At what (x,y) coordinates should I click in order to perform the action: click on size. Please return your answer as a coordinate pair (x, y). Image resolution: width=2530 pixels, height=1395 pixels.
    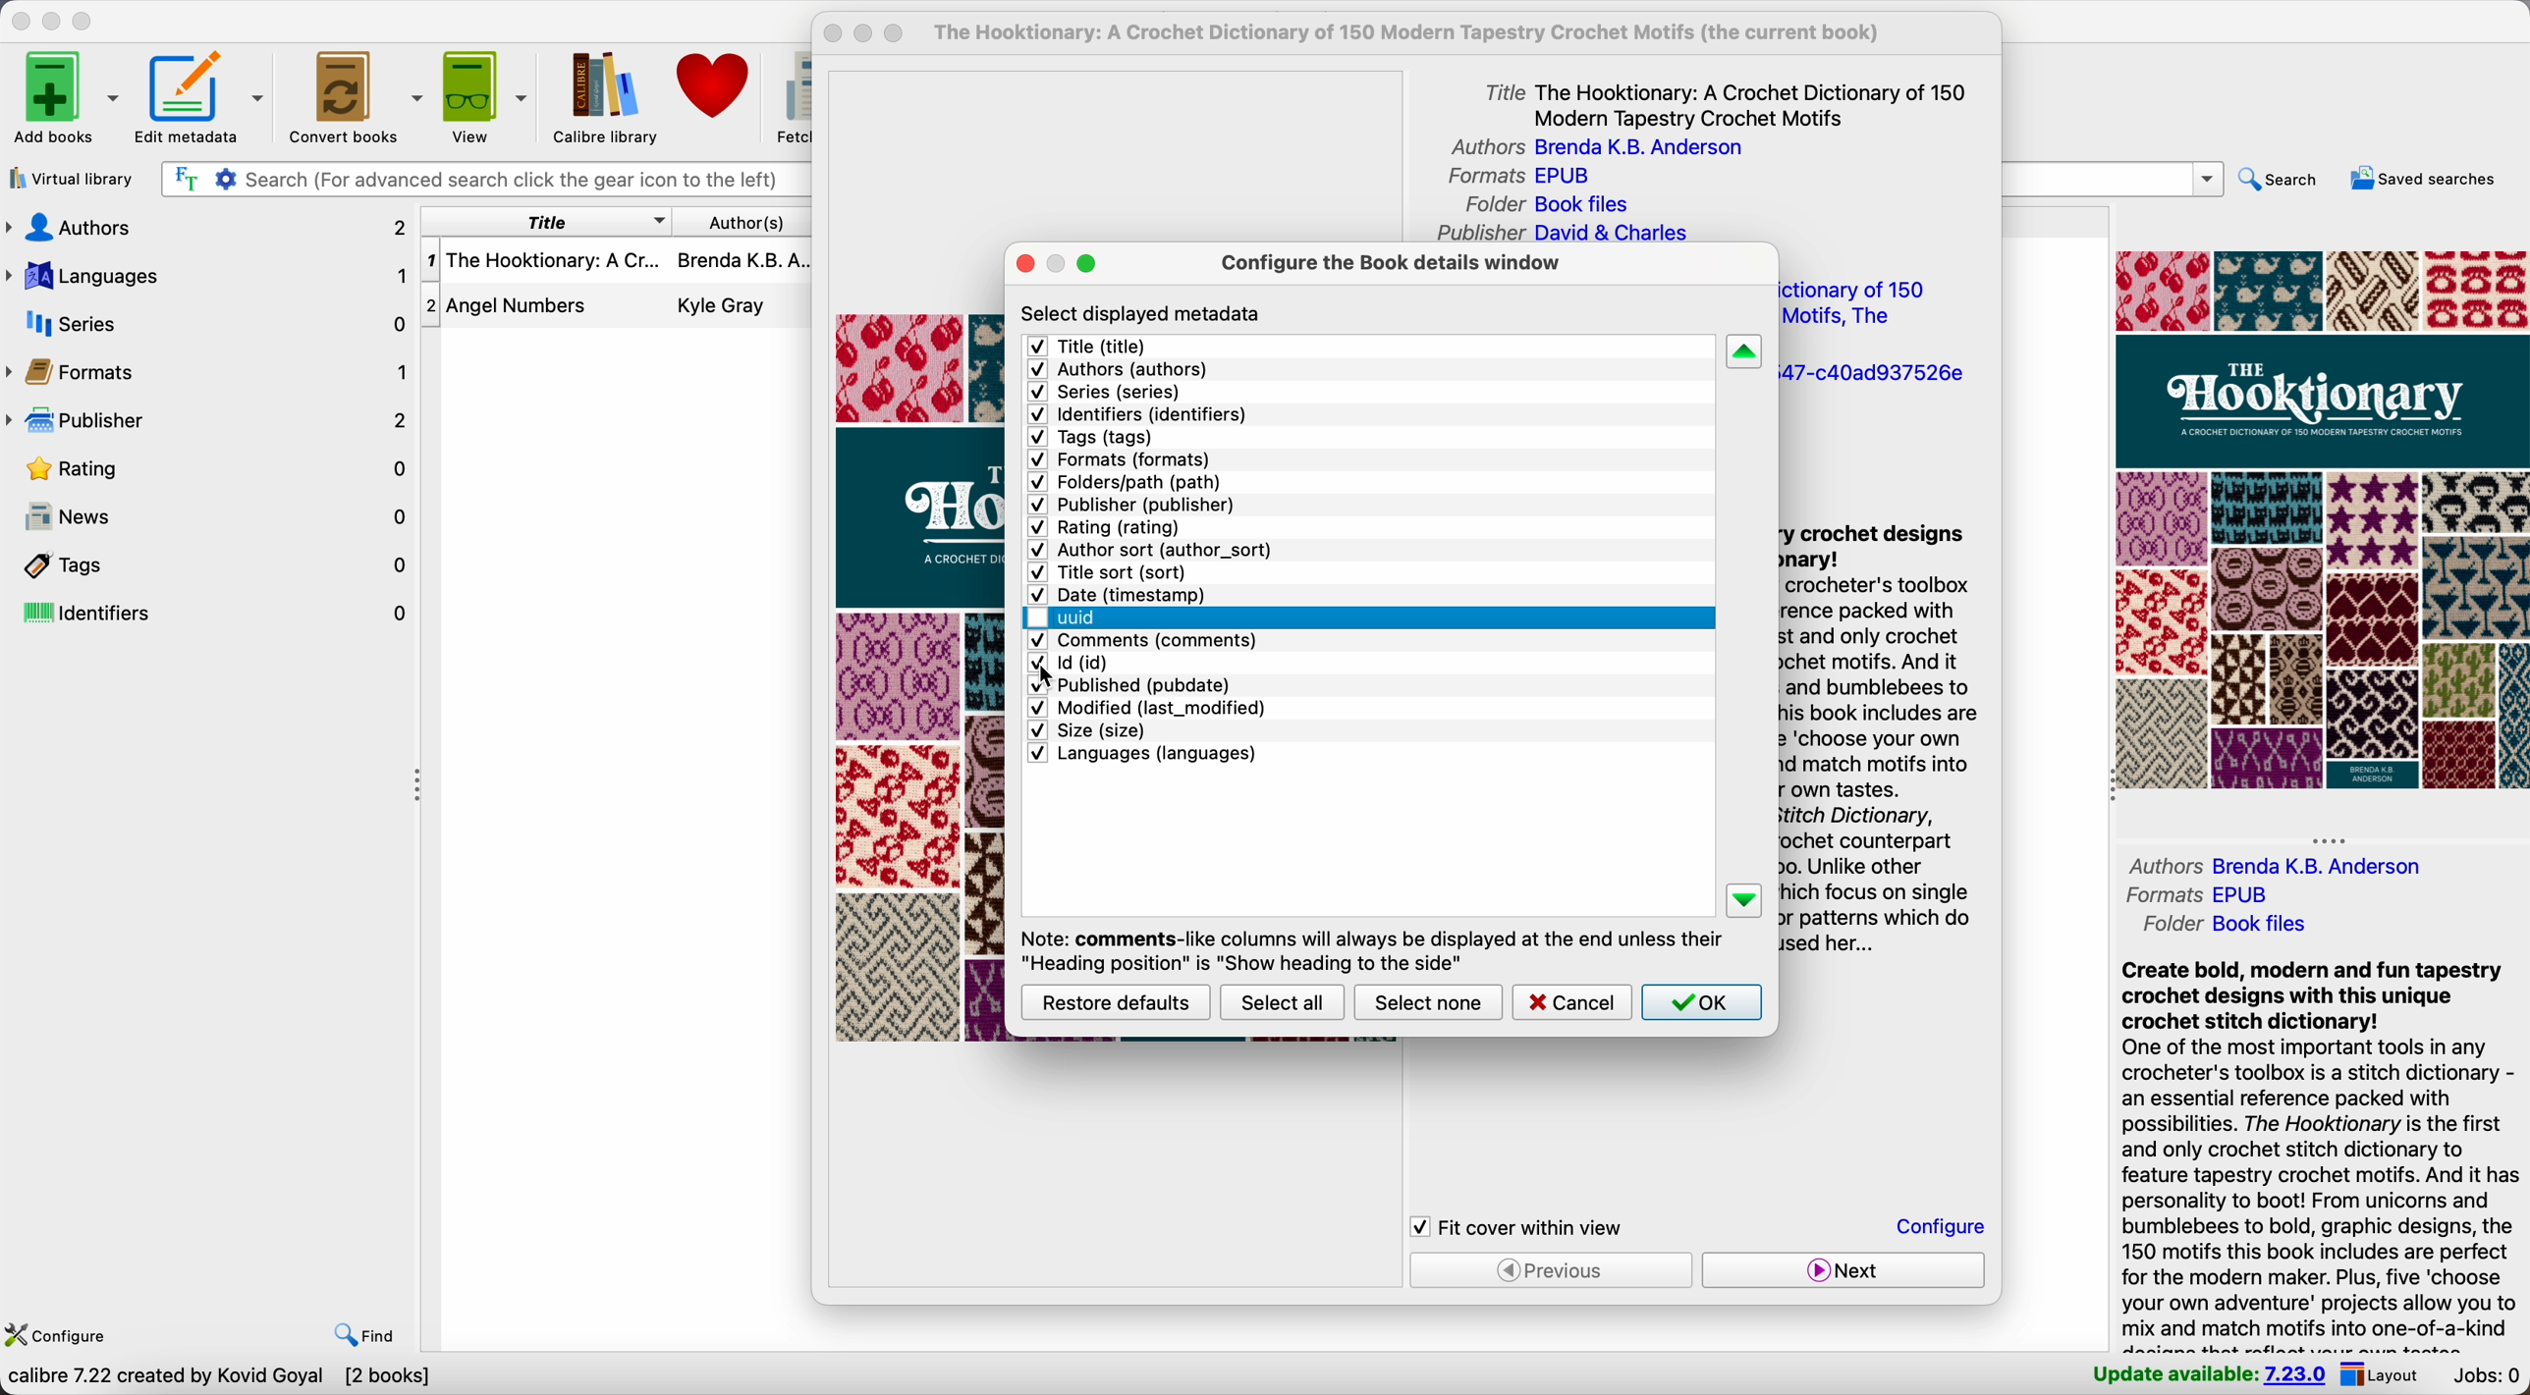
    Looking at the image, I should click on (1085, 729).